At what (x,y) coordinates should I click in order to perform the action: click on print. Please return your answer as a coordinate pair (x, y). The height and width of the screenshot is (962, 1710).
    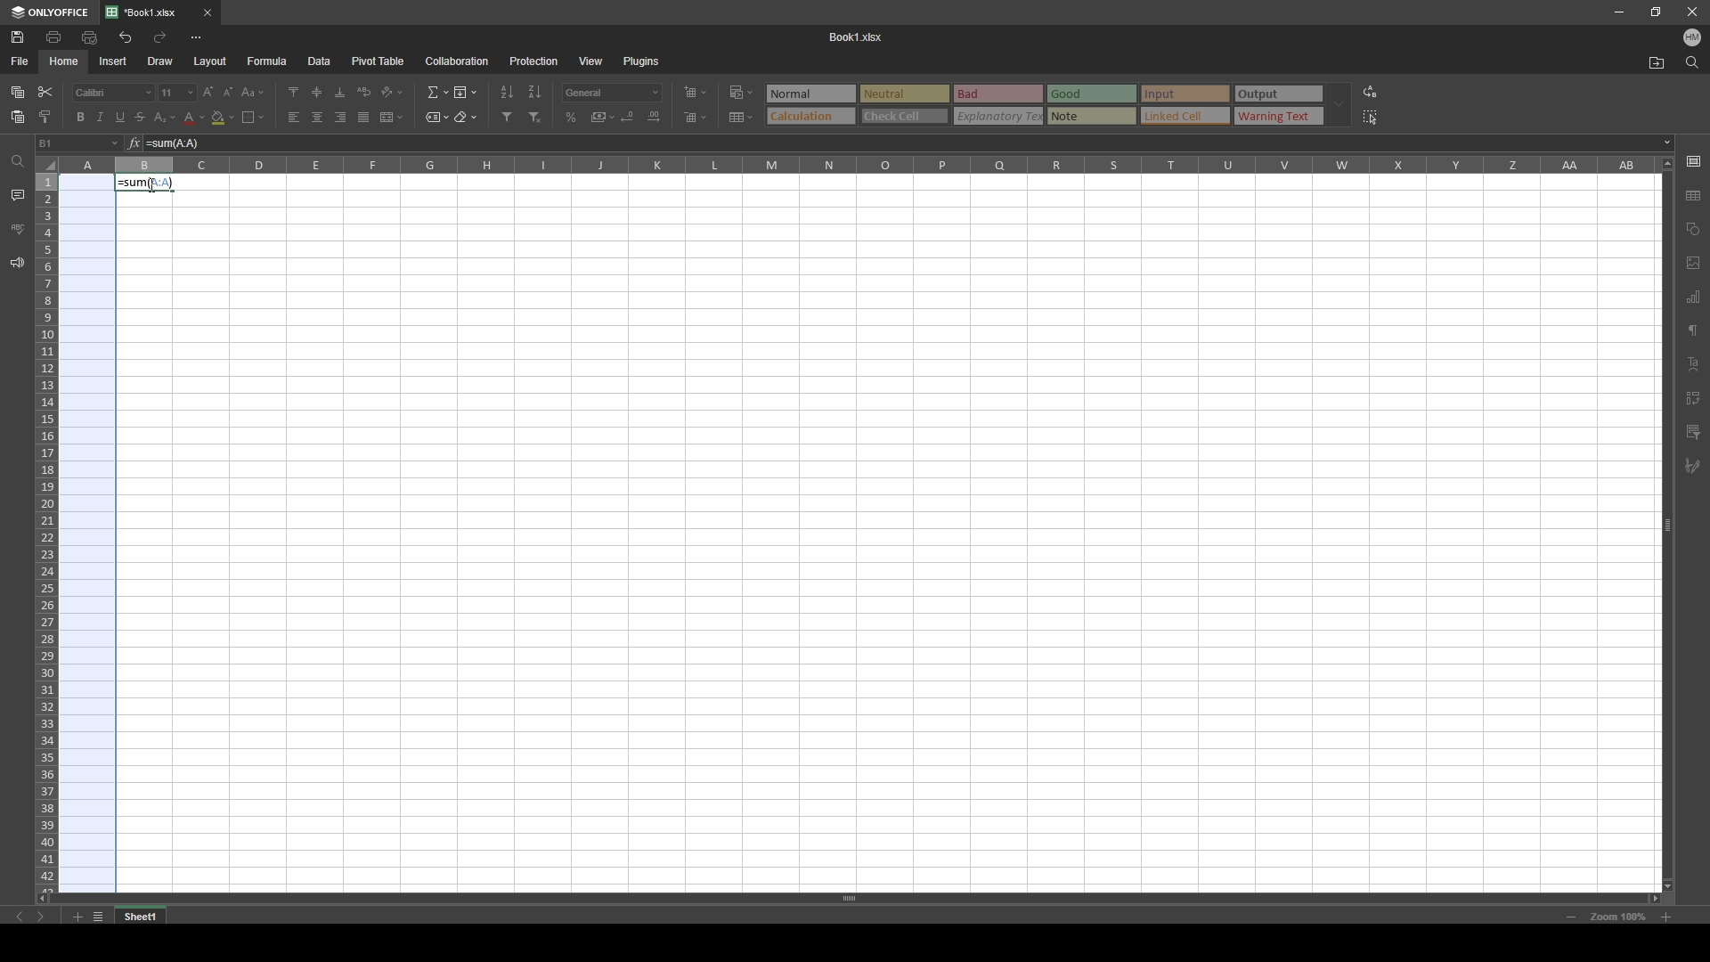
    Looking at the image, I should click on (55, 37).